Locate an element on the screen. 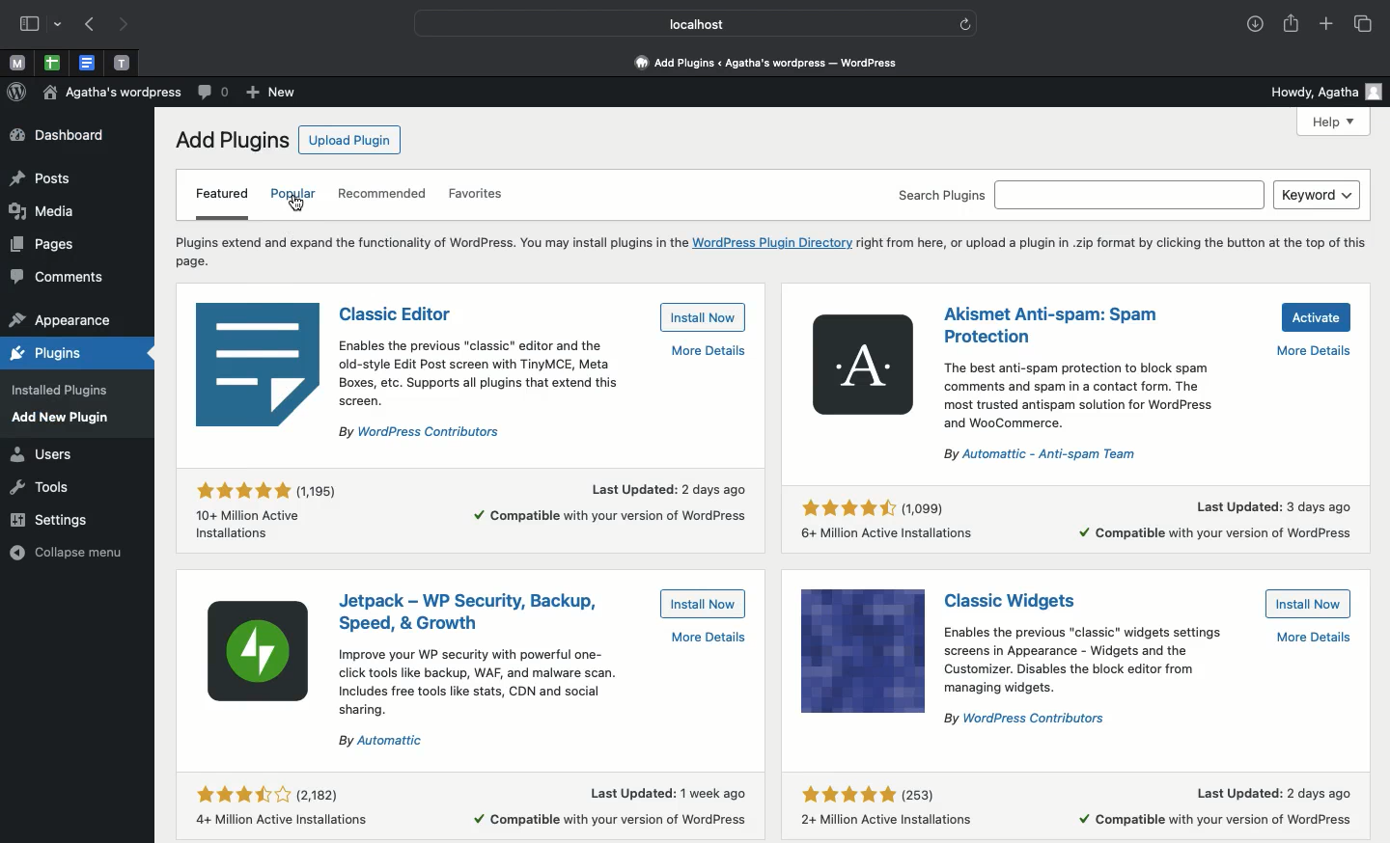 The width and height of the screenshot is (1390, 843). Keyword is located at coordinates (1318, 195).